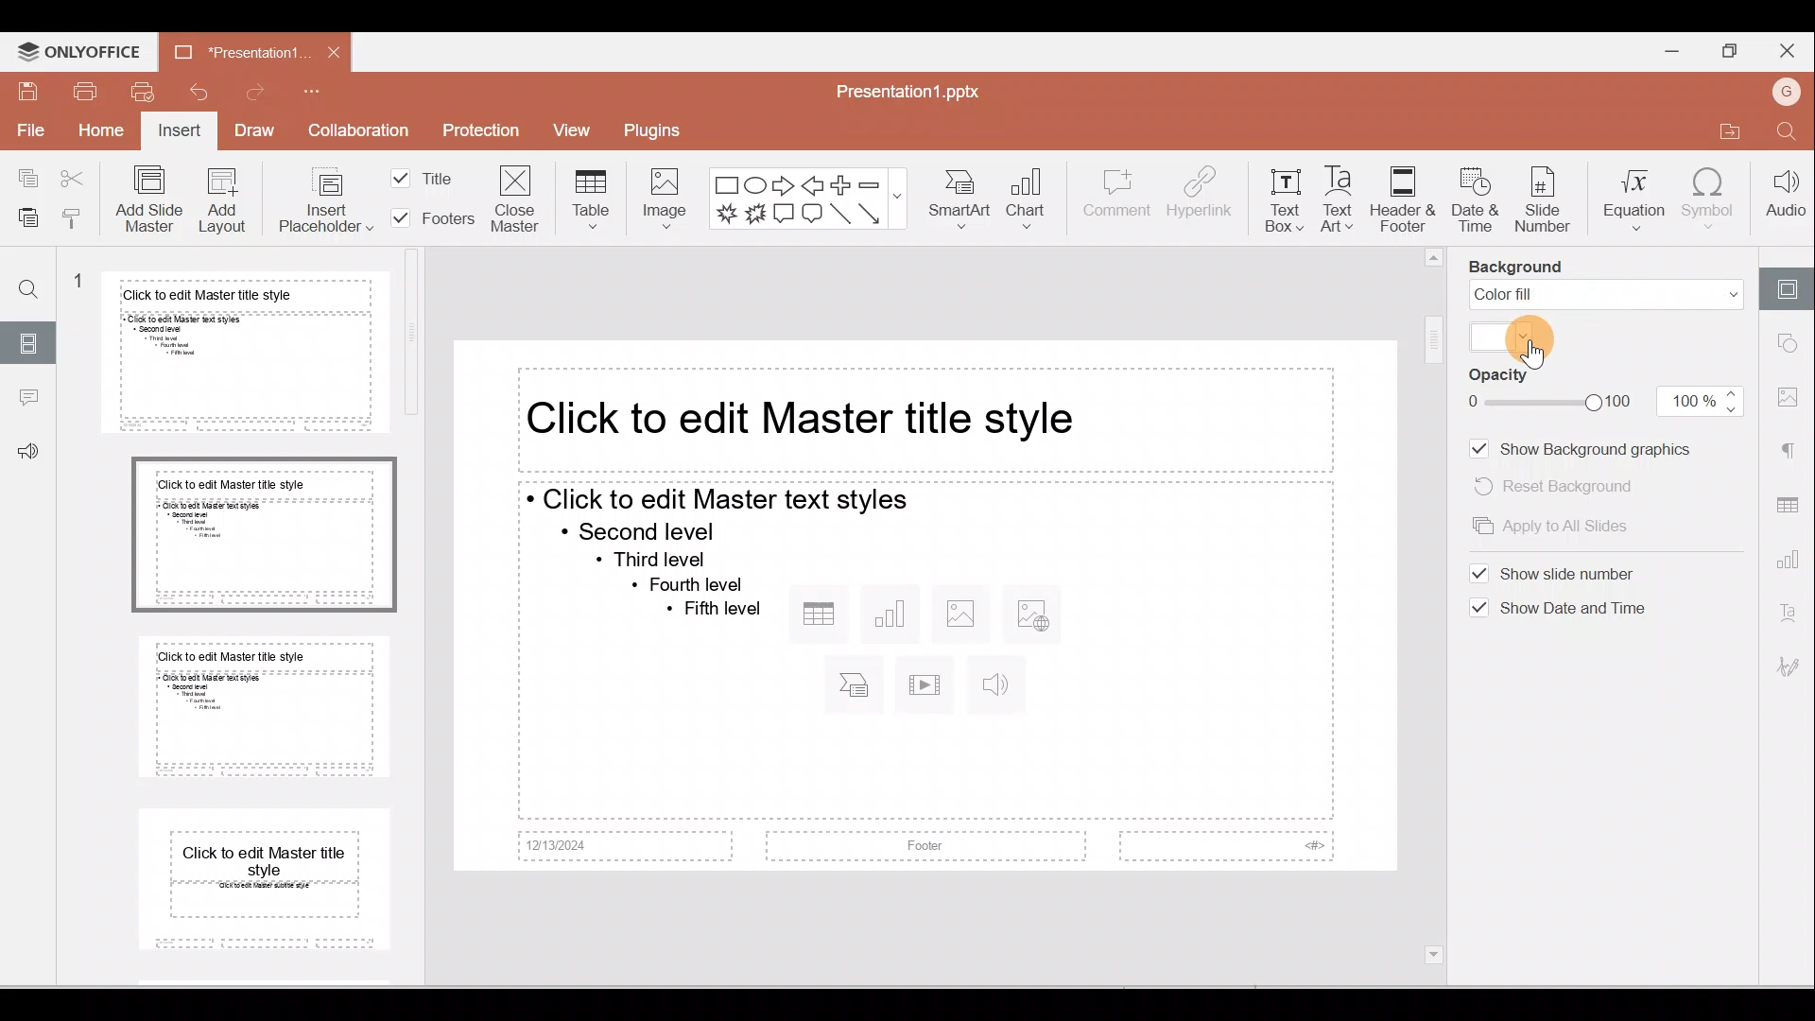 This screenshot has width=1815, height=1021. Describe the element at coordinates (664, 197) in the screenshot. I see `Image` at that location.